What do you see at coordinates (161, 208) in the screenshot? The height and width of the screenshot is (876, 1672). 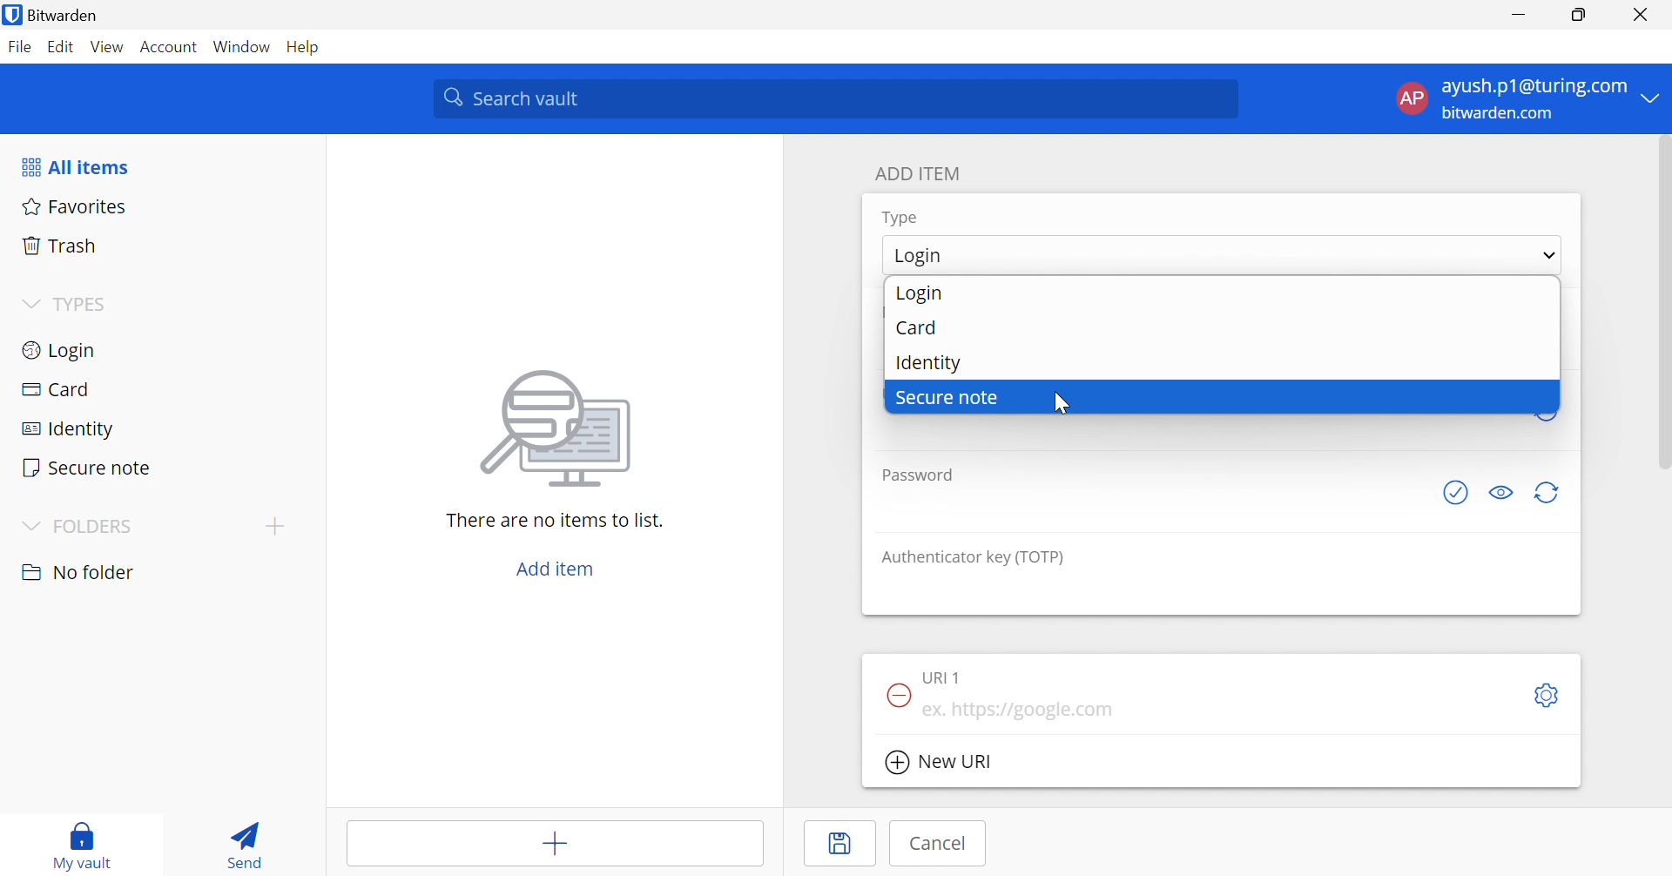 I see `Favorites` at bounding box center [161, 208].